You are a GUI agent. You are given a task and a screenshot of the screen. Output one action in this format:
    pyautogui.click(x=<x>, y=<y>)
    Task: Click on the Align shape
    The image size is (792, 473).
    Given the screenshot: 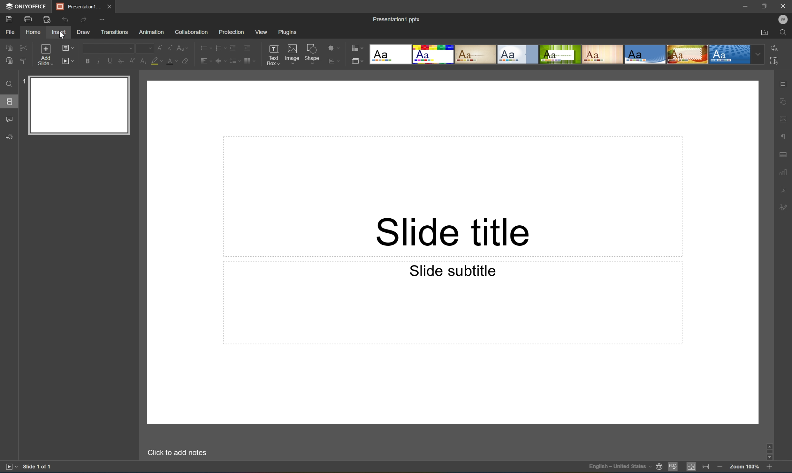 What is the action you would take?
    pyautogui.click(x=335, y=62)
    